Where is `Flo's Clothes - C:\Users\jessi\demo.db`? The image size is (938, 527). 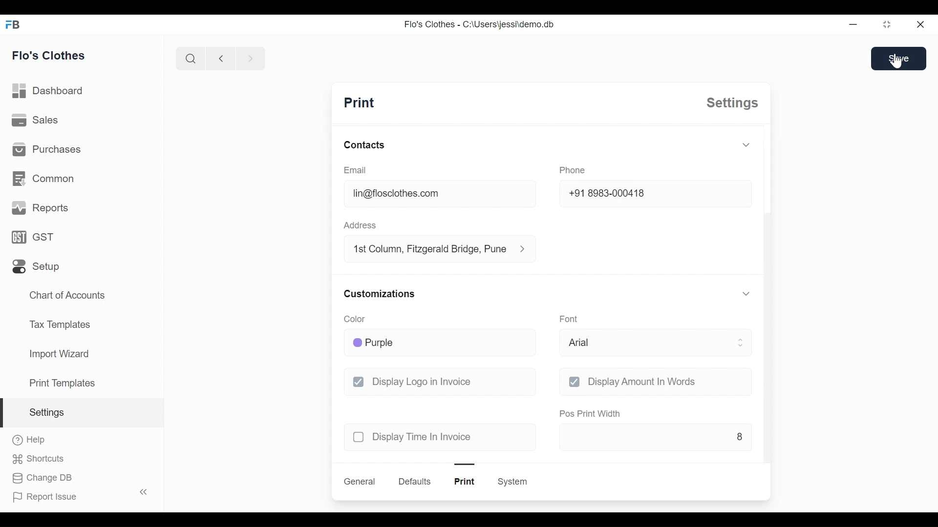
Flo's Clothes - C:\Users\jessi\demo.db is located at coordinates (480, 24).